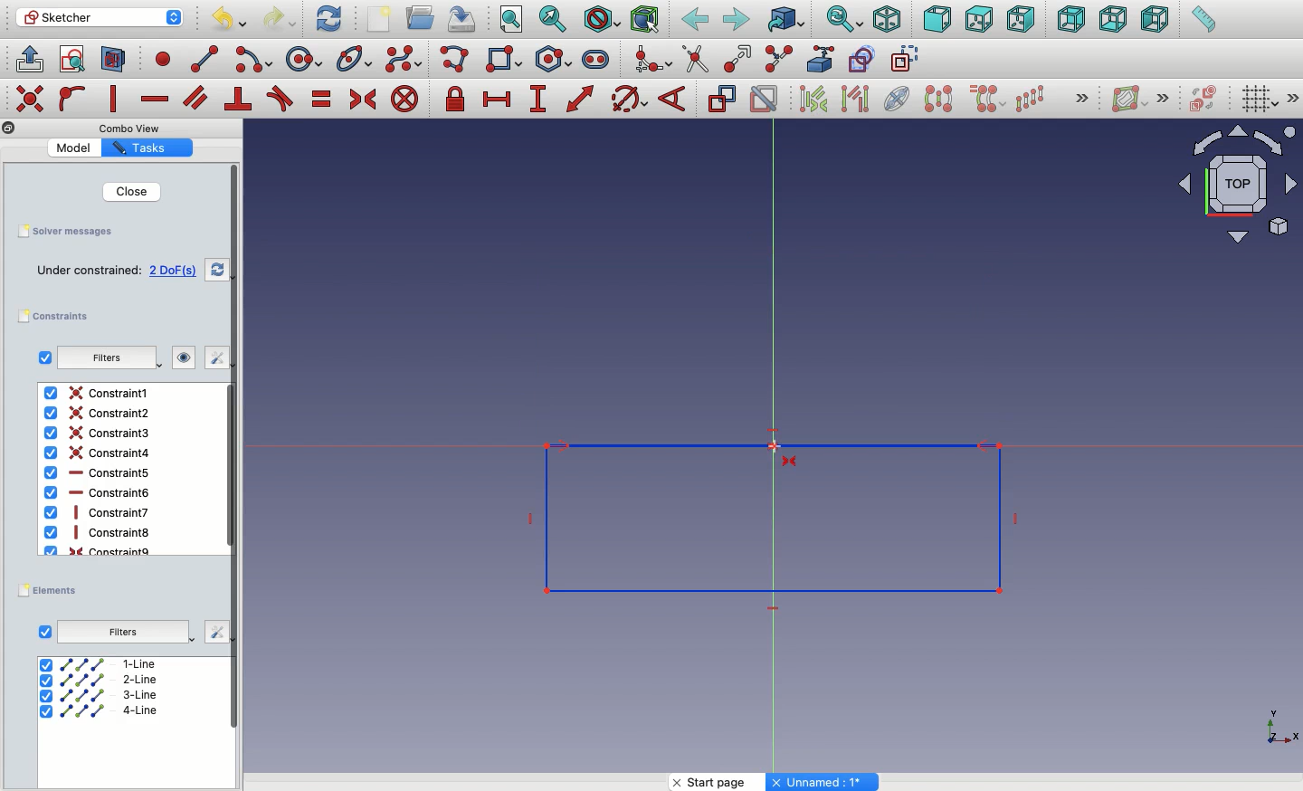 The width and height of the screenshot is (1303, 791). I want to click on Carbon copy, so click(861, 59).